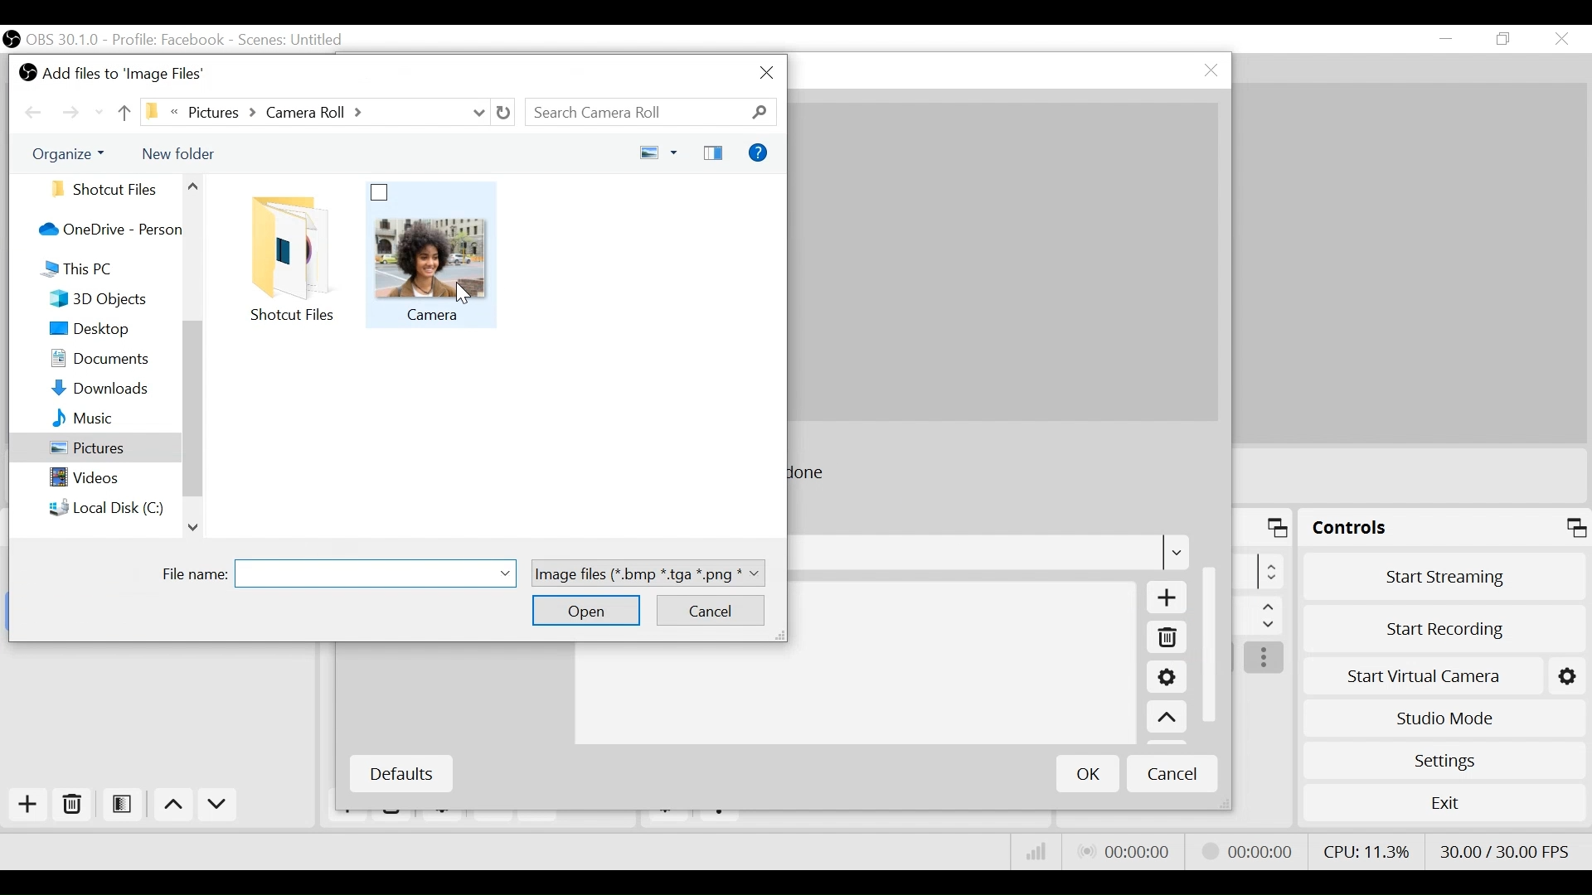 The image size is (1592, 895). What do you see at coordinates (504, 114) in the screenshot?
I see `Refresh` at bounding box center [504, 114].